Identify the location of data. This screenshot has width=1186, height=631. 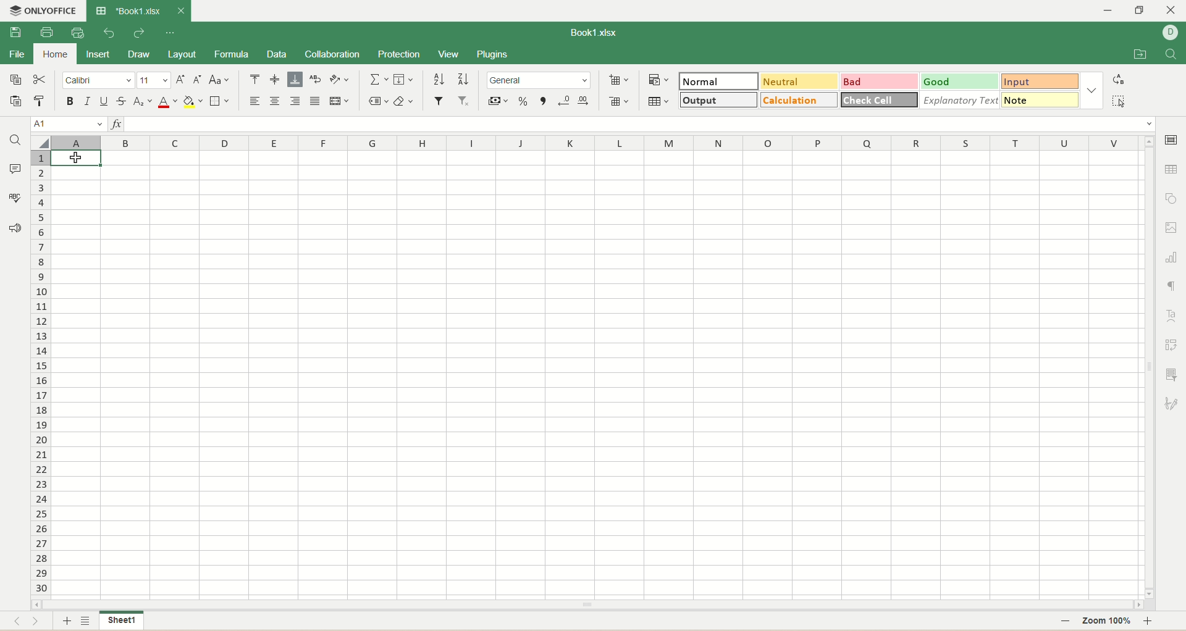
(275, 56).